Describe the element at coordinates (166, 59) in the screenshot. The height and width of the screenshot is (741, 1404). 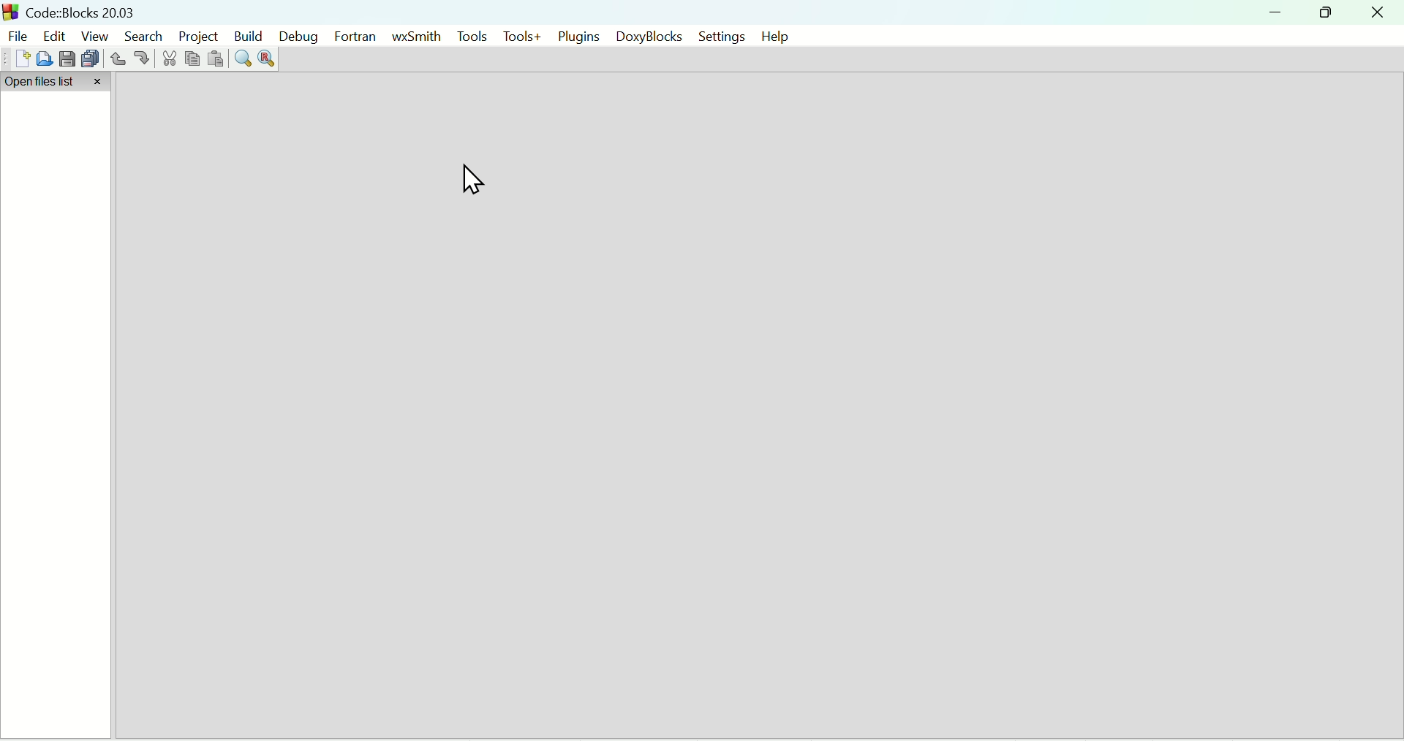
I see `Cut` at that location.